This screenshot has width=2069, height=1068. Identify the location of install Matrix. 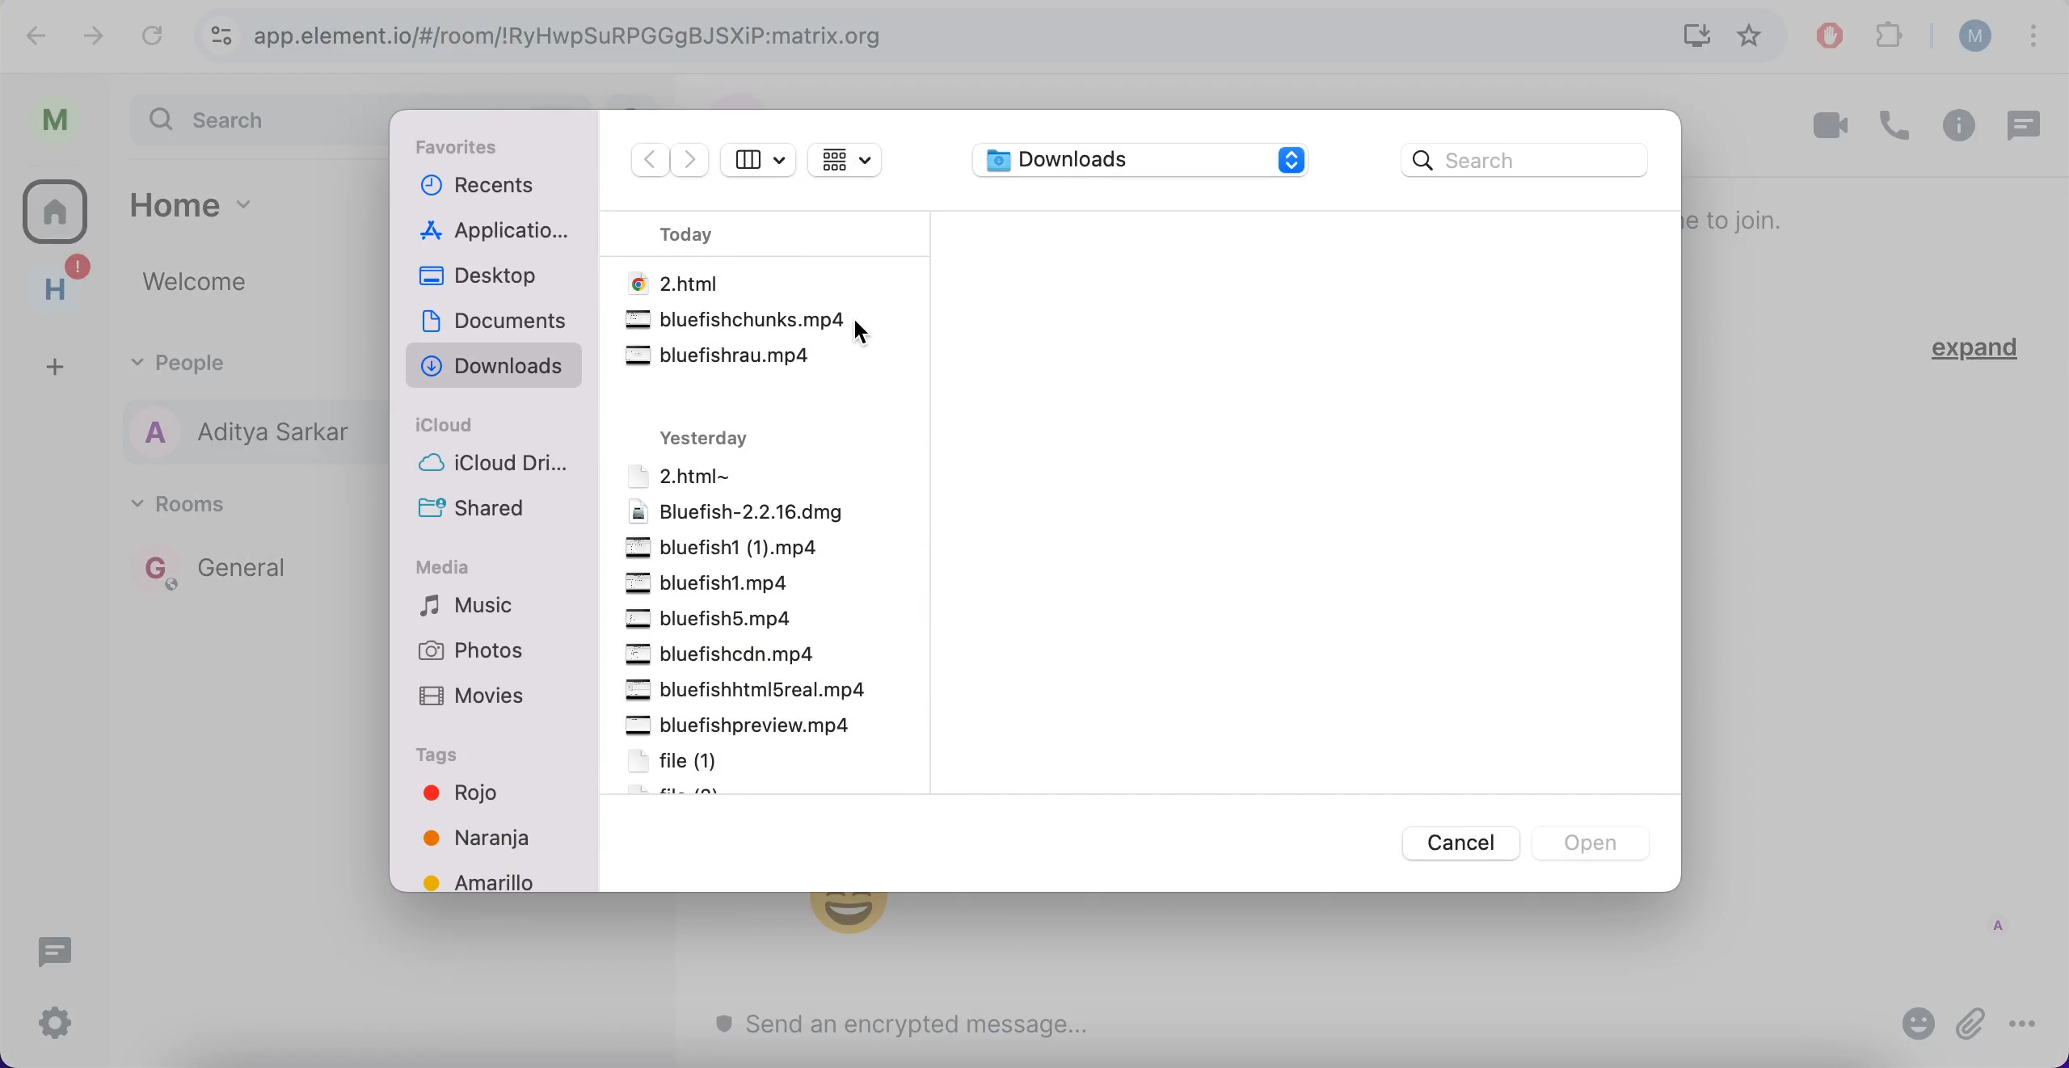
(1698, 31).